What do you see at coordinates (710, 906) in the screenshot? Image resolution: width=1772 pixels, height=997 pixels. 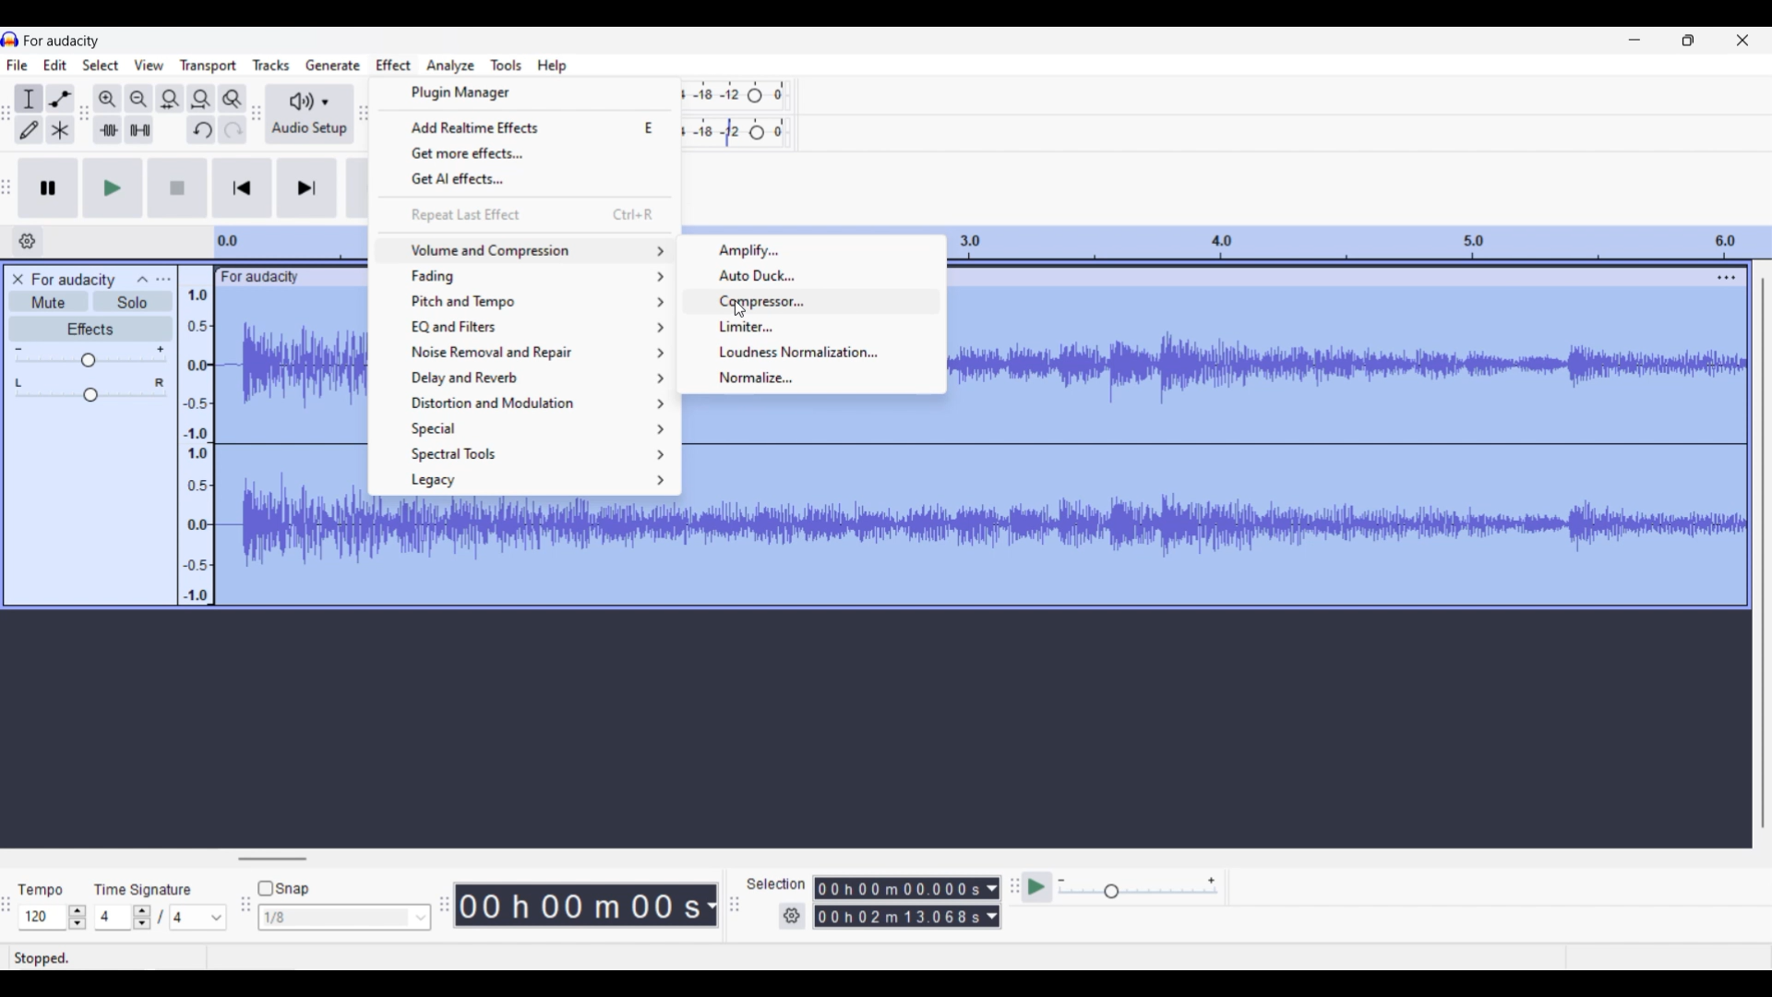 I see `Duration measurement` at bounding box center [710, 906].